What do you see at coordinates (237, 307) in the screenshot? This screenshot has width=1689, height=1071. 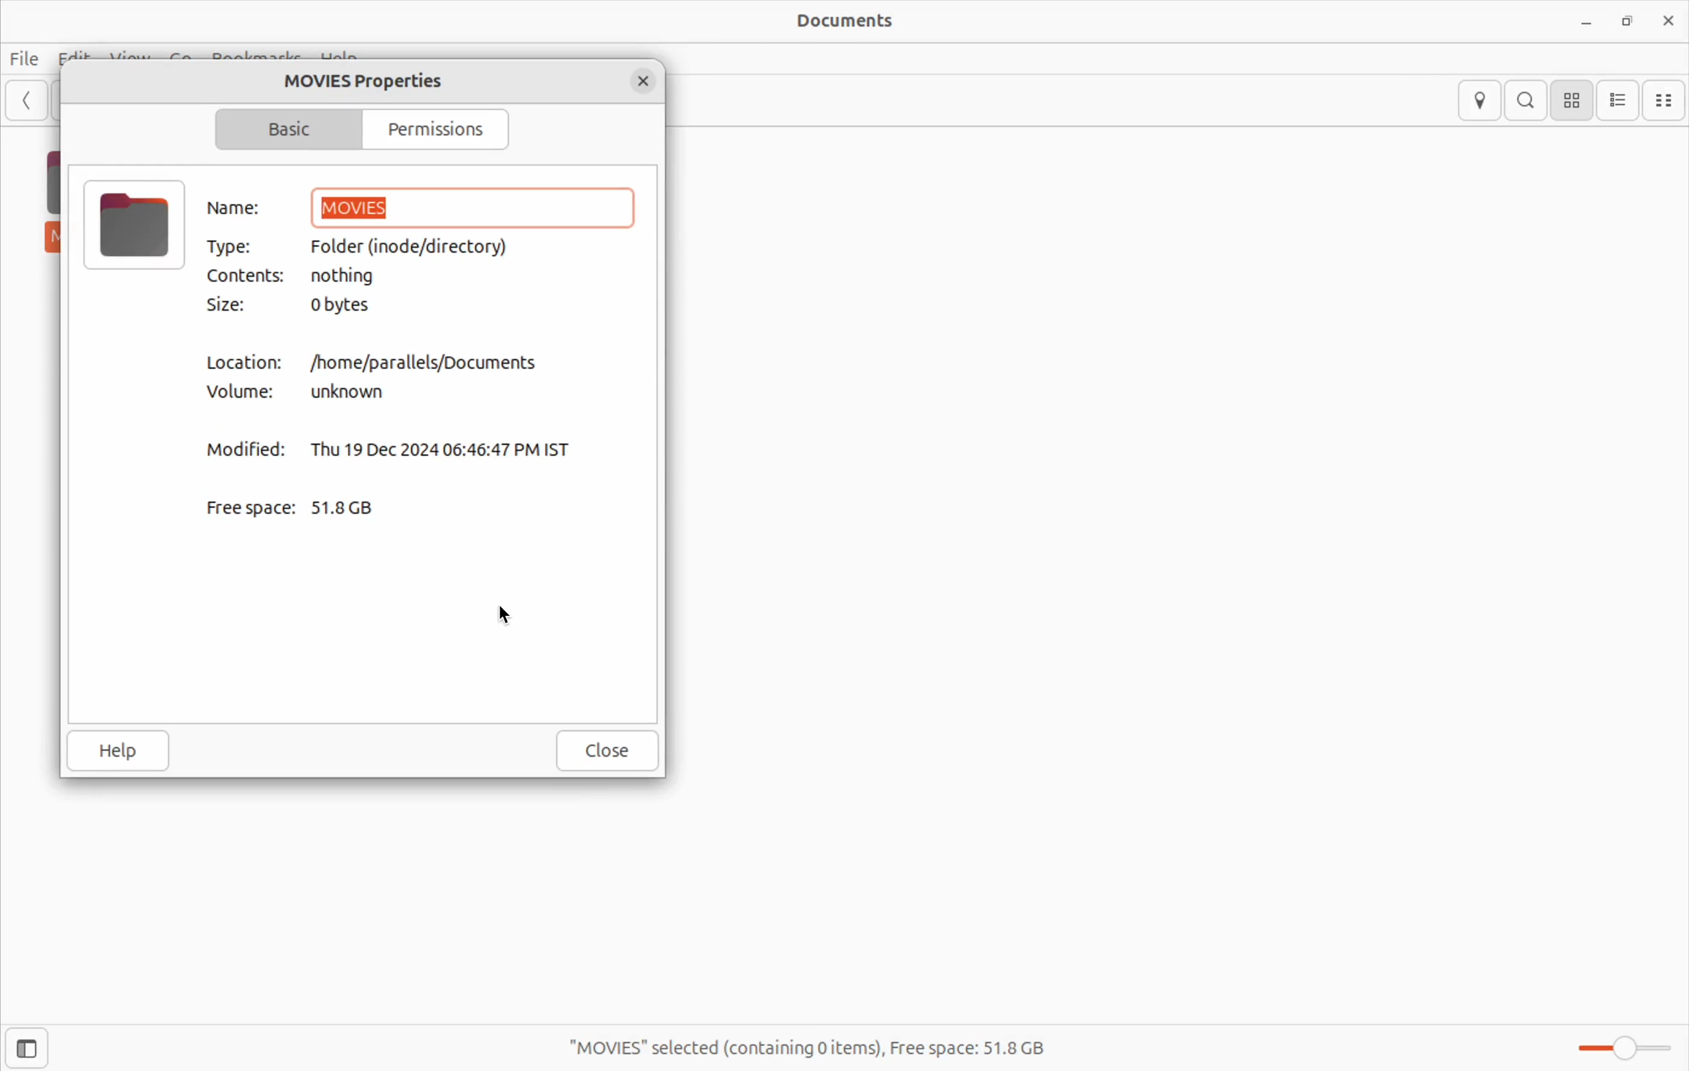 I see `Size:` at bounding box center [237, 307].